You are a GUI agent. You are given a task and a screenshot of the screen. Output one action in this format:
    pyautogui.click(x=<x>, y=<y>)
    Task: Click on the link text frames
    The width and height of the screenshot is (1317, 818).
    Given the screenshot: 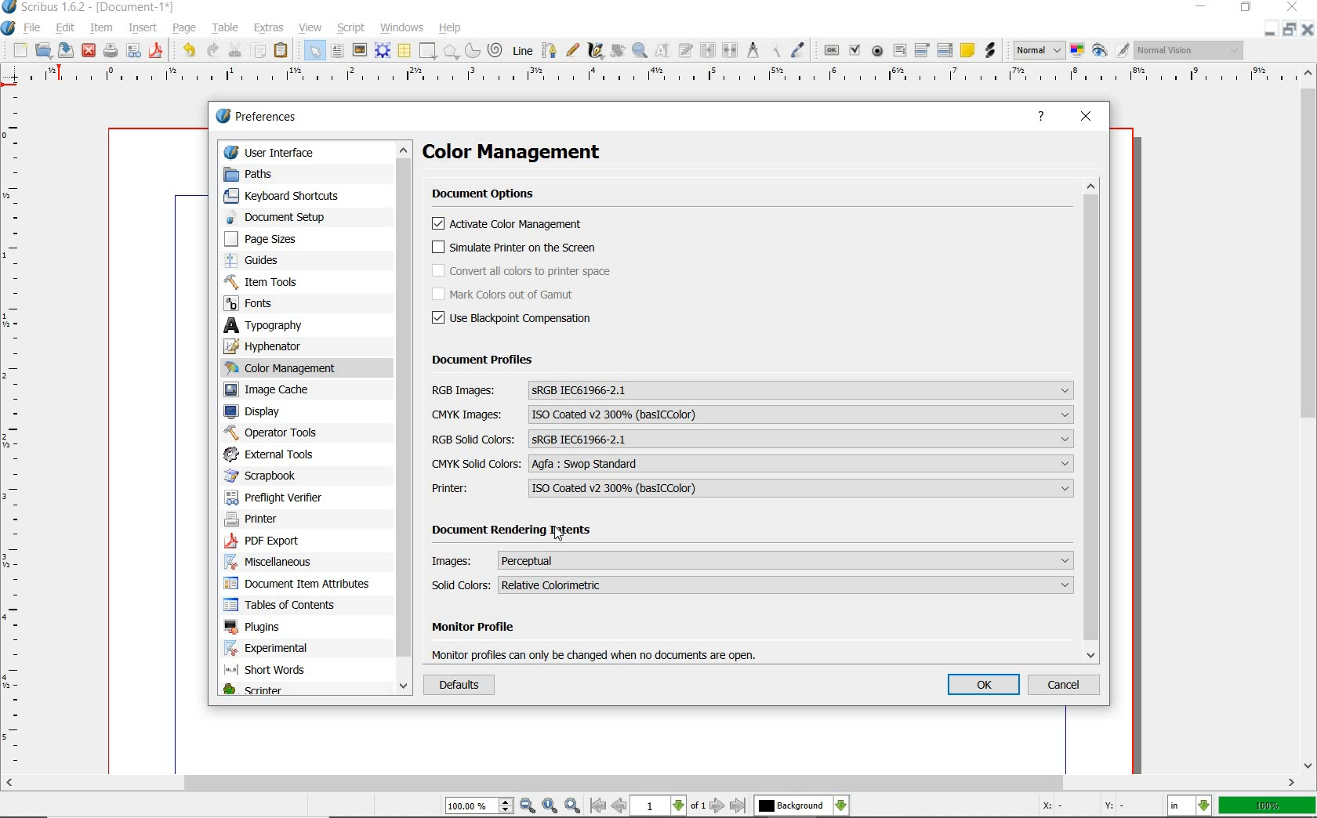 What is the action you would take?
    pyautogui.click(x=706, y=52)
    